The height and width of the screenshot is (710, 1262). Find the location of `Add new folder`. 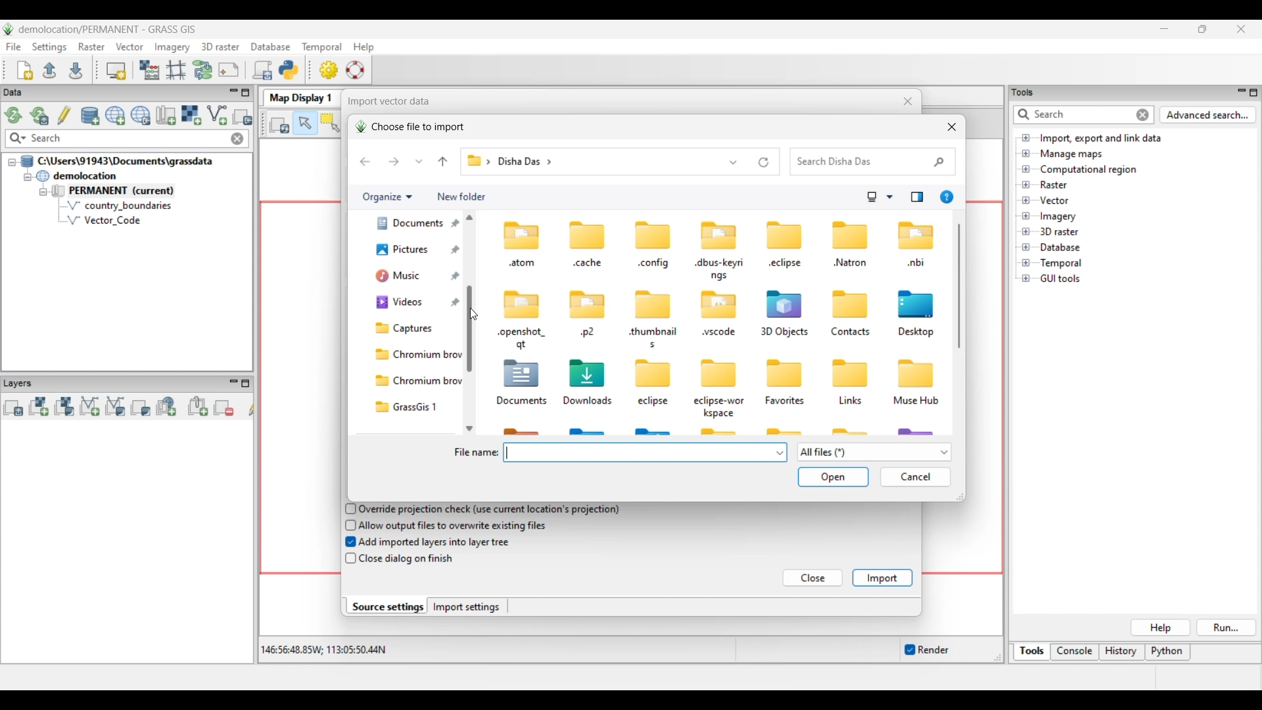

Add new folder is located at coordinates (461, 197).